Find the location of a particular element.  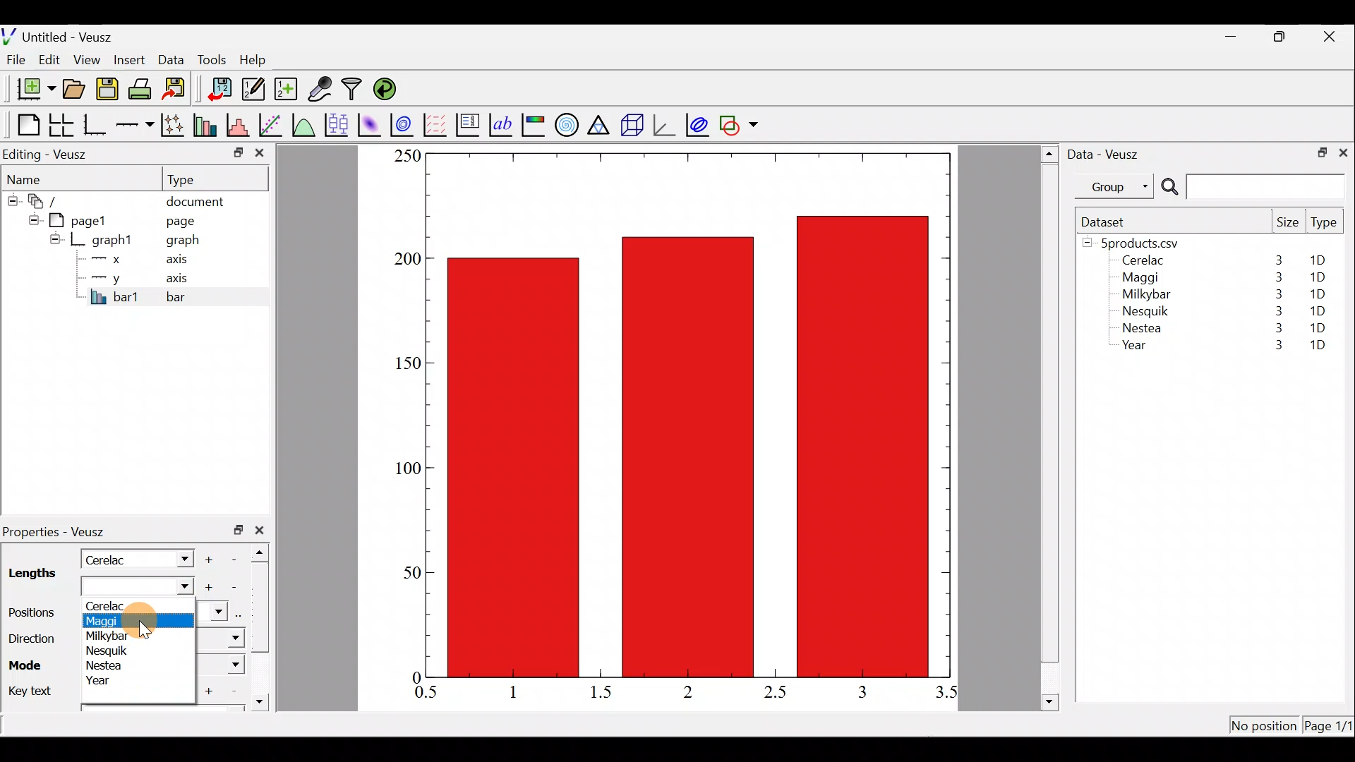

Plot bar charts is located at coordinates (207, 123).